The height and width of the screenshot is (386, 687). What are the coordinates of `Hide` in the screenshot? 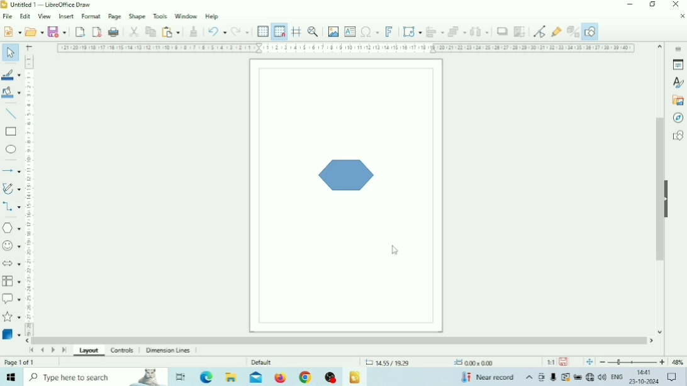 It's located at (668, 197).